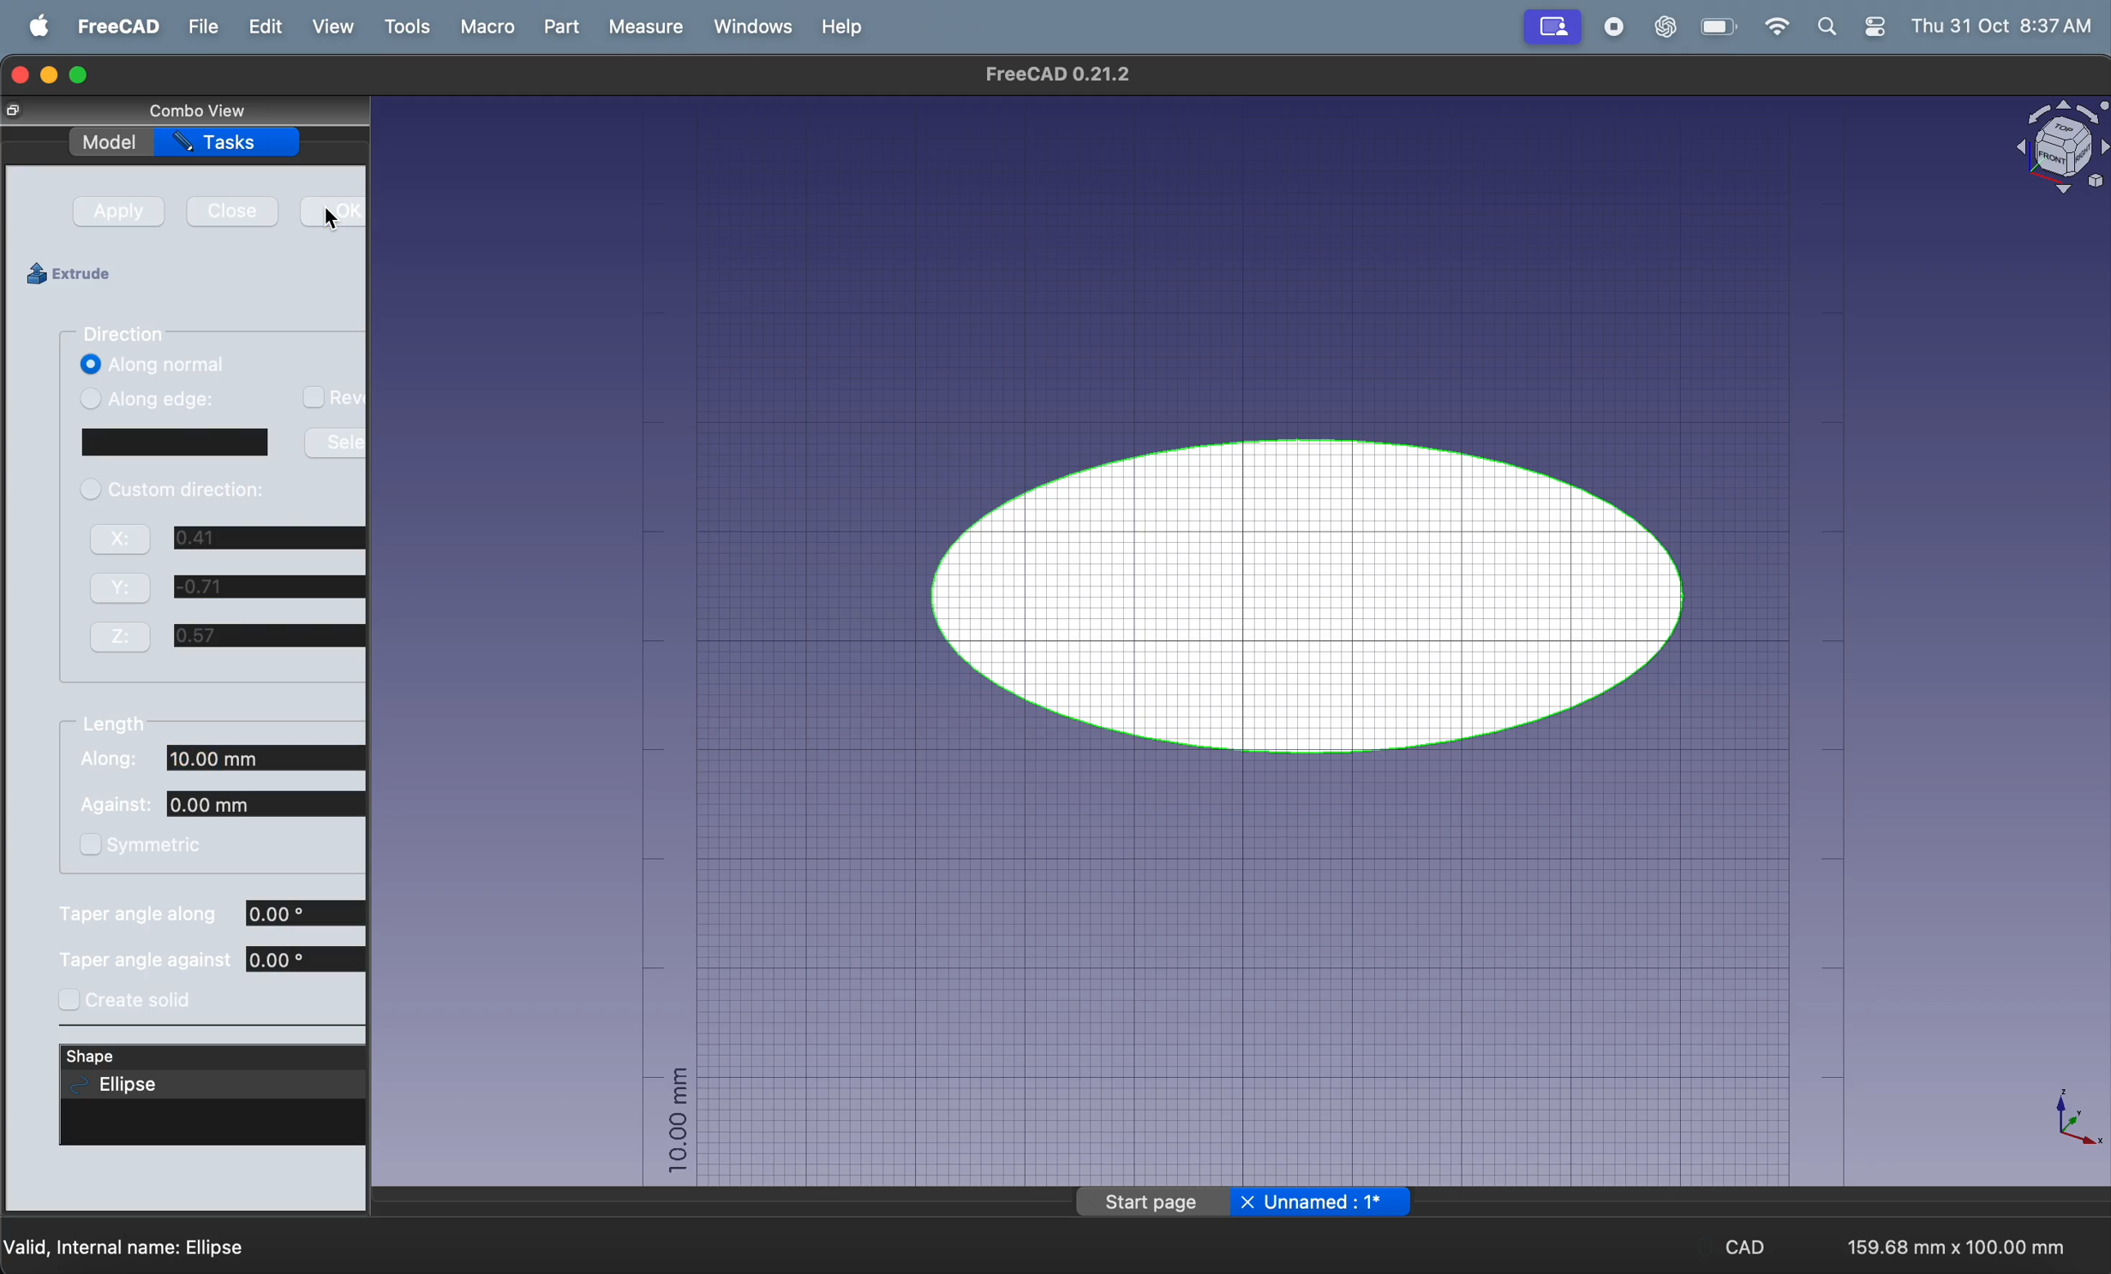 The height and width of the screenshot is (1274, 2111). I want to click on ellipse, so click(1321, 592).